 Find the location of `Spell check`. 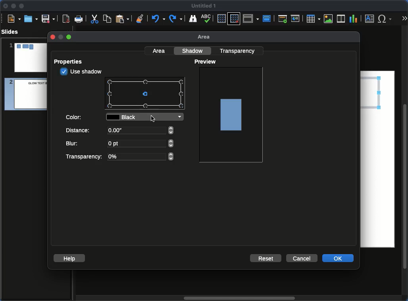

Spell check is located at coordinates (207, 19).